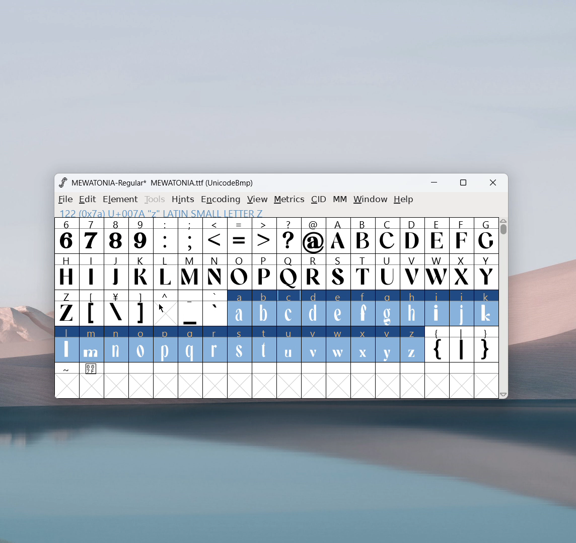 Image resolution: width=576 pixels, height=543 pixels. Describe the element at coordinates (141, 345) in the screenshot. I see `o` at that location.